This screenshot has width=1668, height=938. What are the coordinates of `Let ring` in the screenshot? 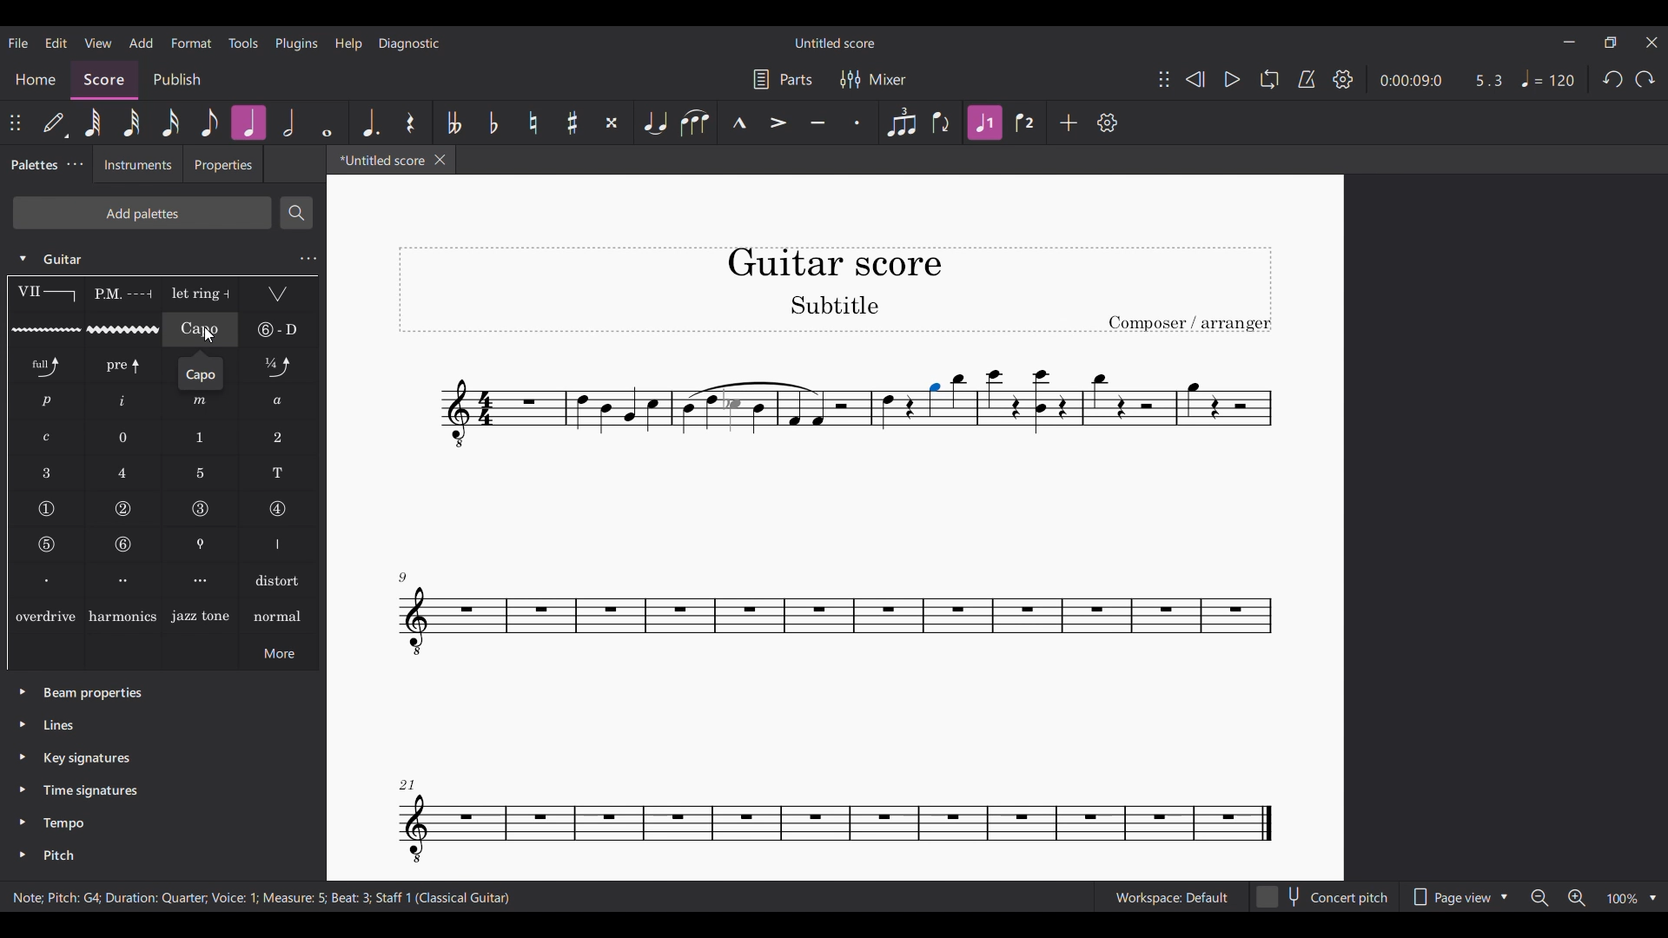 It's located at (201, 294).